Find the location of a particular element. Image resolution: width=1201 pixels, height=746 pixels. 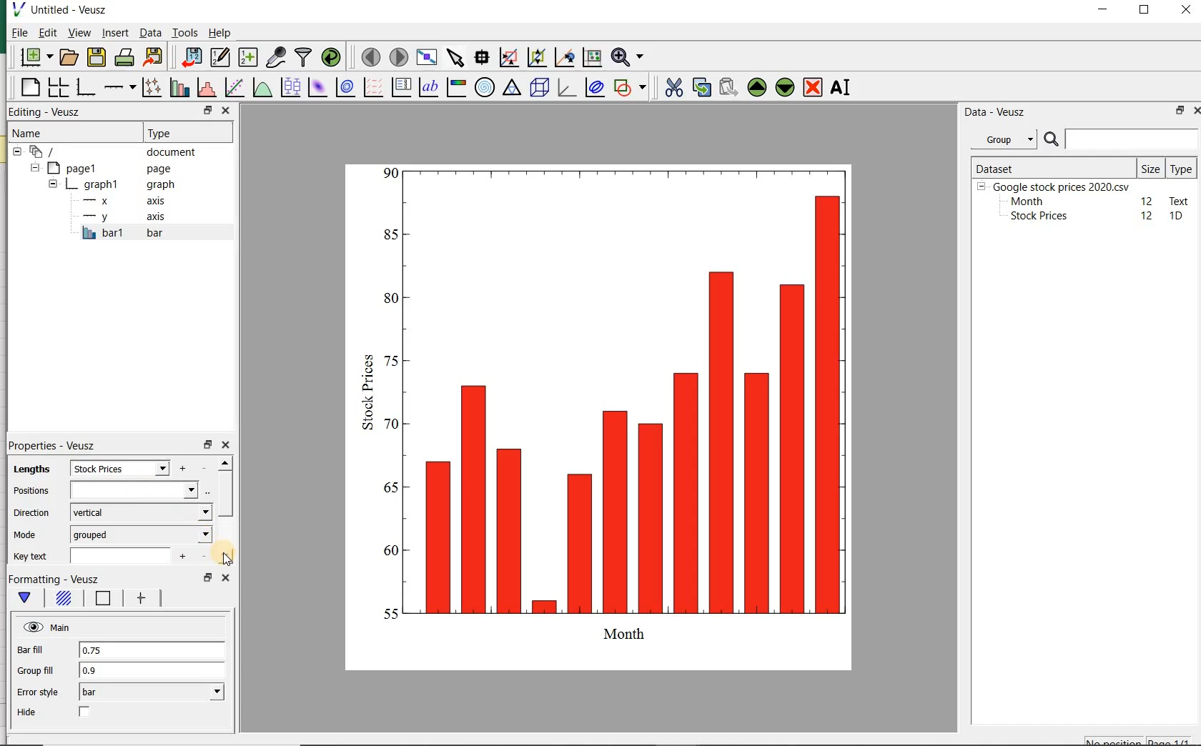

bar1 is located at coordinates (120, 234).